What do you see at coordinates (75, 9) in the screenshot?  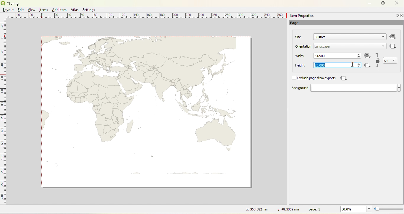 I see `Atlas` at bounding box center [75, 9].